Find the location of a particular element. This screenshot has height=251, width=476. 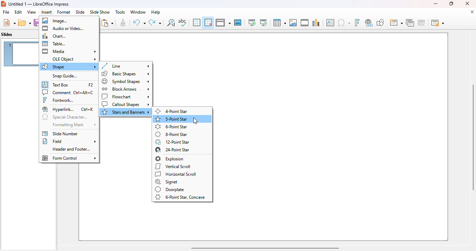

insert chart is located at coordinates (316, 22).